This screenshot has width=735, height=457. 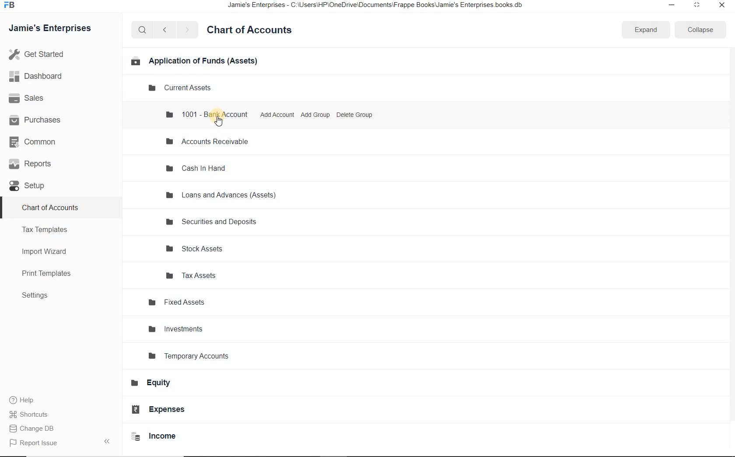 I want to click on Temporary Accounts, so click(x=194, y=356).